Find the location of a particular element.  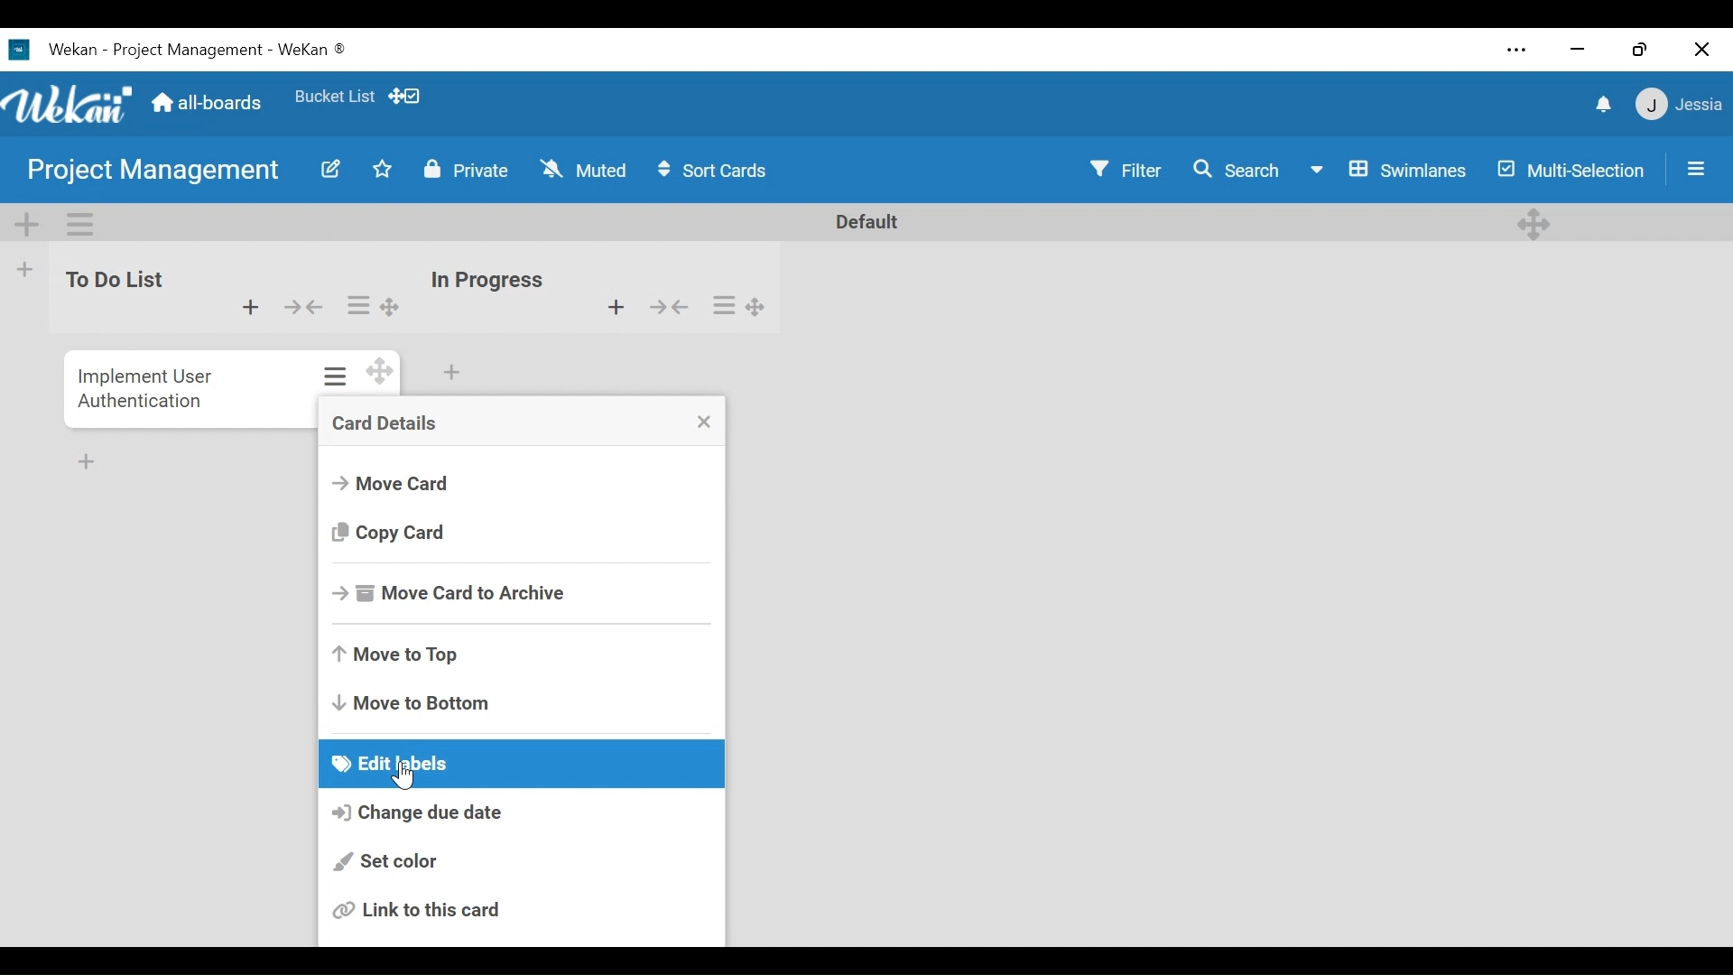

add list is located at coordinates (25, 273).